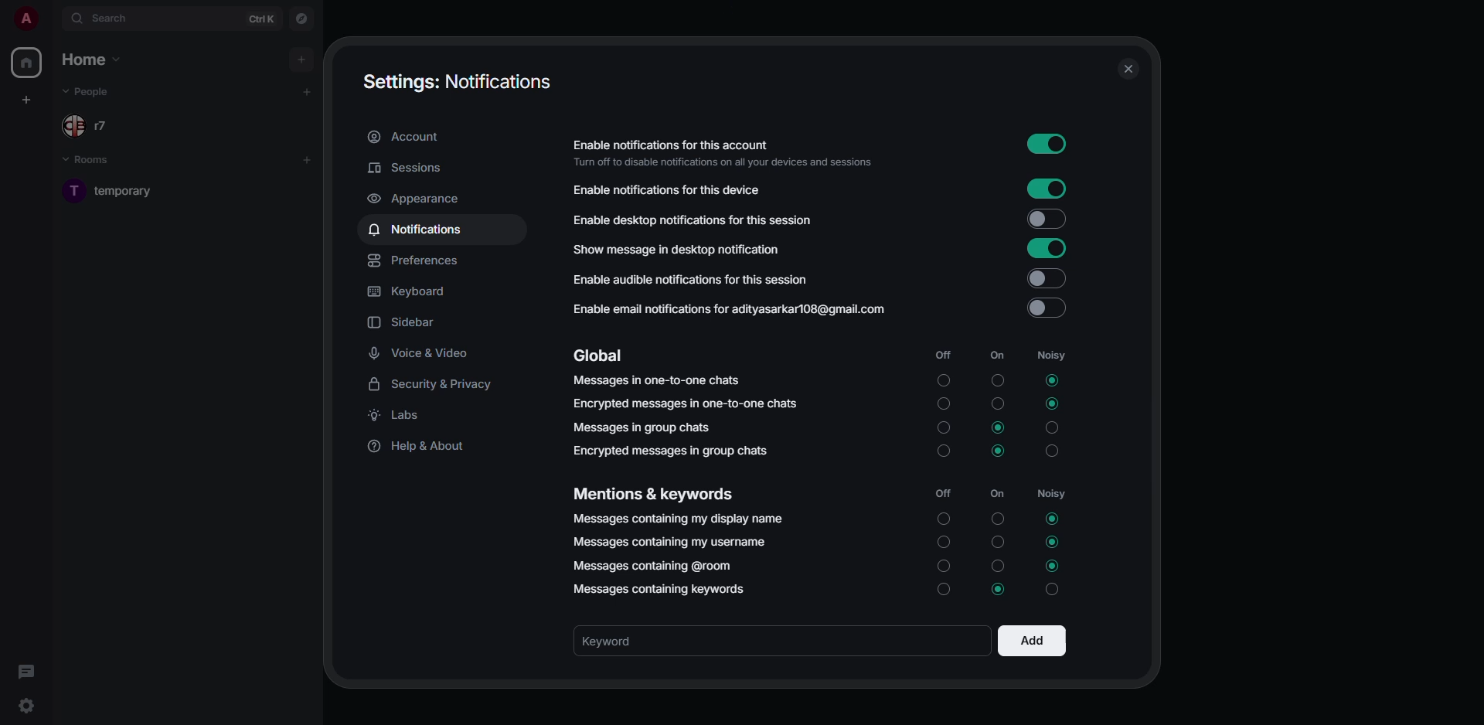  Describe the element at coordinates (52, 21) in the screenshot. I see `expand` at that location.